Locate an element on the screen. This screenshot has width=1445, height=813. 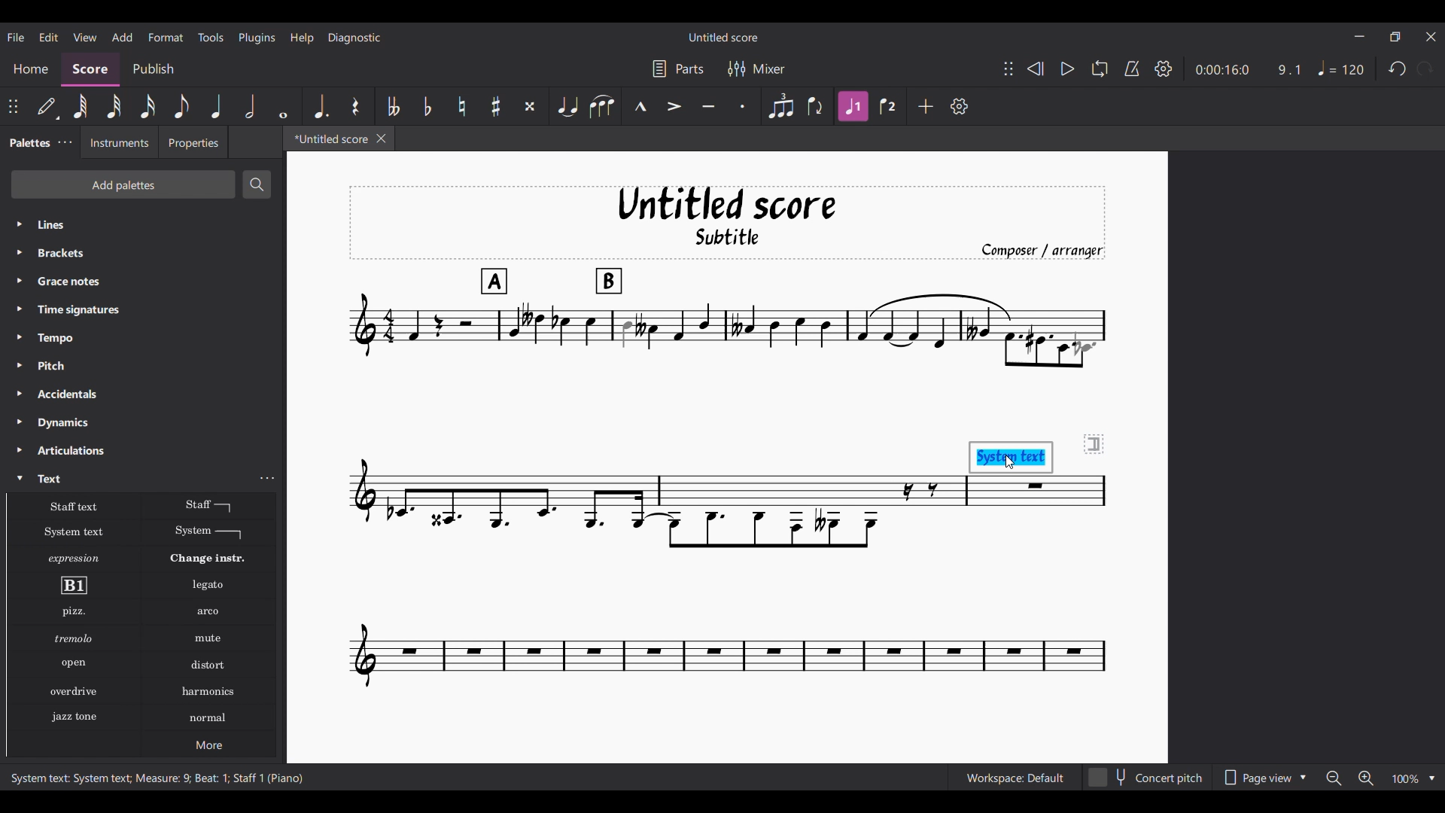
Toggle flat is located at coordinates (427, 106).